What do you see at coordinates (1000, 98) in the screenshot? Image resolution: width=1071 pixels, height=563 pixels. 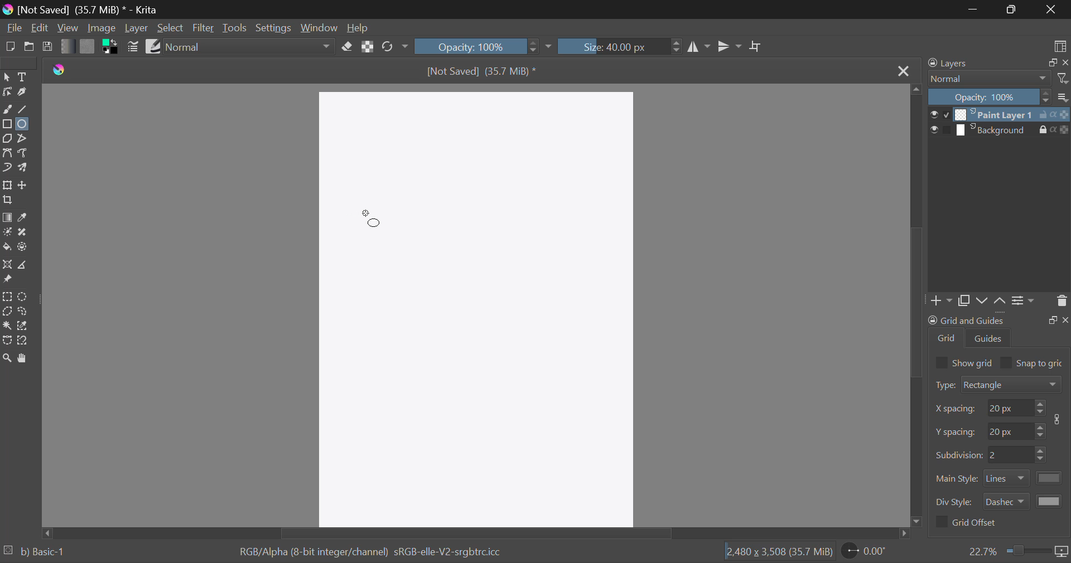 I see `Opacity` at bounding box center [1000, 98].